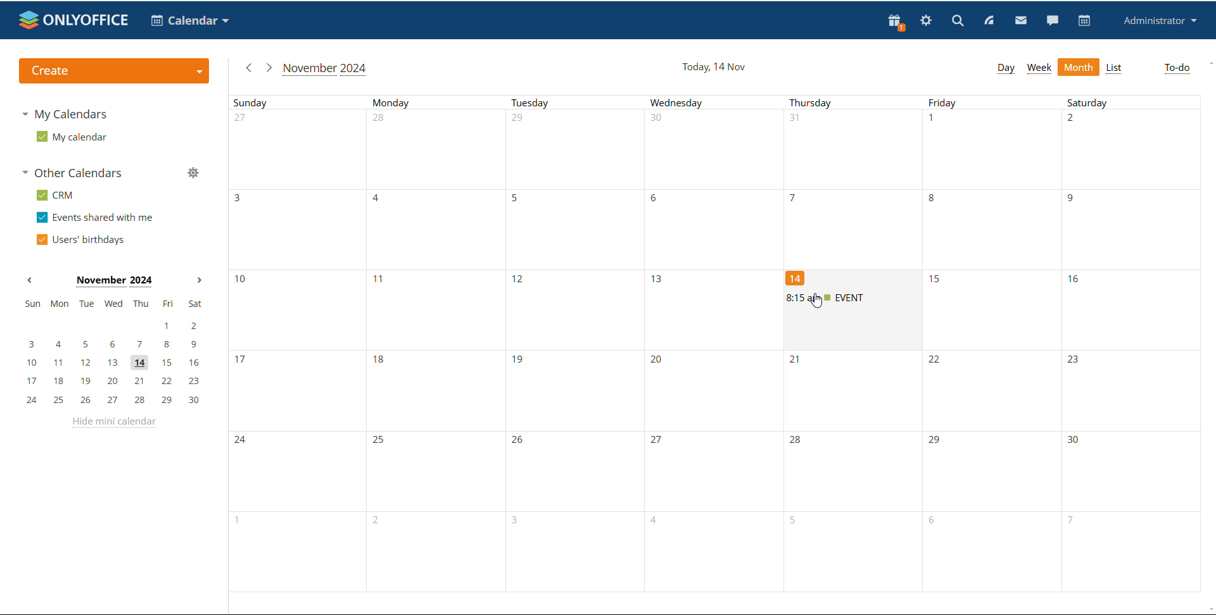  I want to click on 3, 4, 5, 6, 7, 8, 9, so click(722, 229).